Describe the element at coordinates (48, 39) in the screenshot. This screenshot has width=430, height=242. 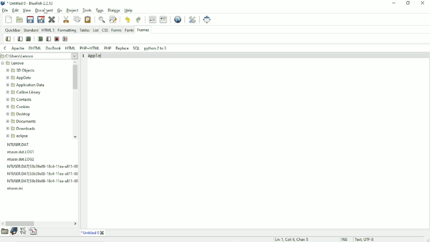
I see `Frameset` at that location.